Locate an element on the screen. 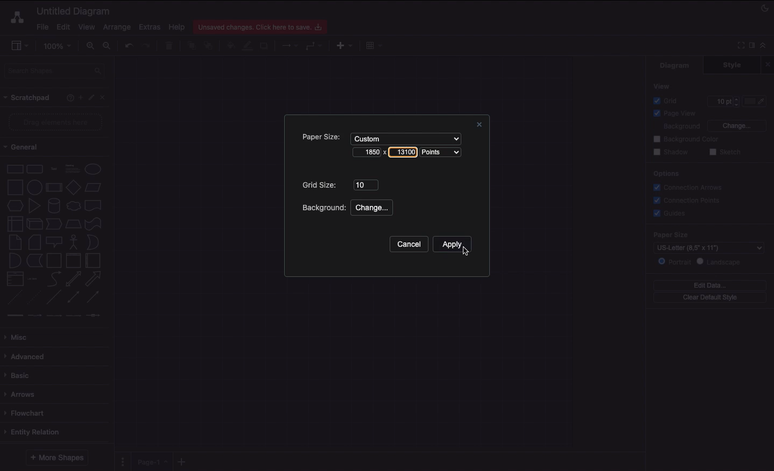 This screenshot has height=471, width=774. Sidebar  is located at coordinates (19, 46).